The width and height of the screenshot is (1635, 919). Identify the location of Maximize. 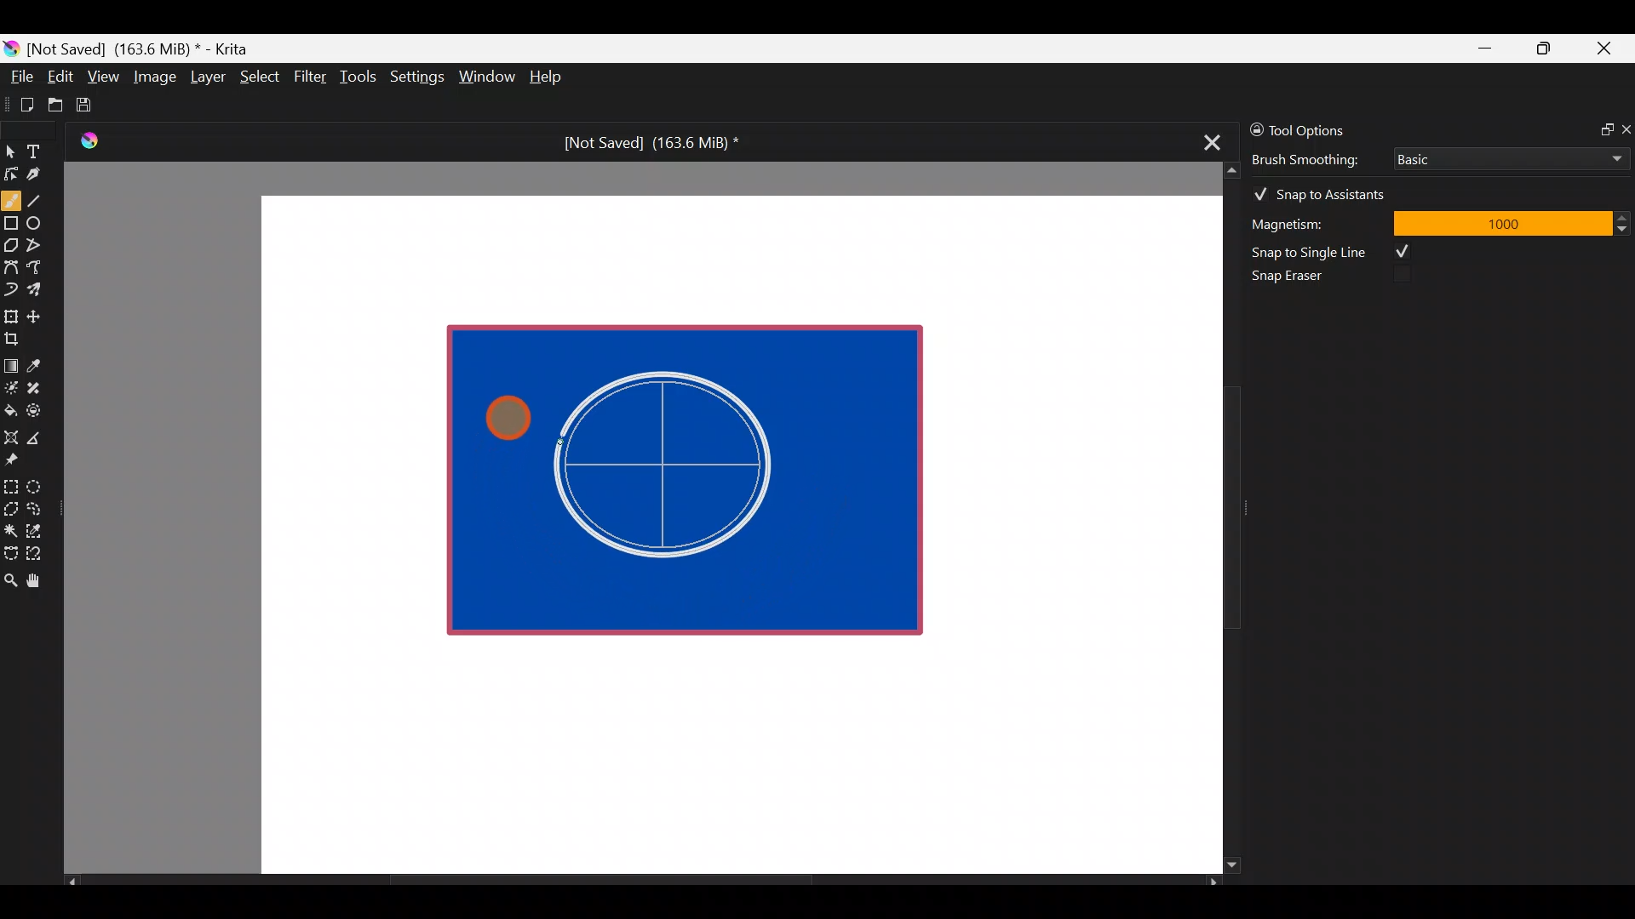
(1543, 48).